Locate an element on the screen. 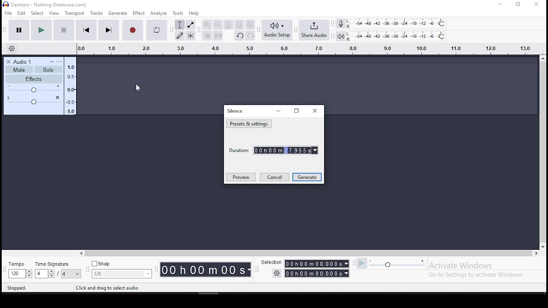 This screenshot has height=308, width=548. skip to start is located at coordinates (86, 30).